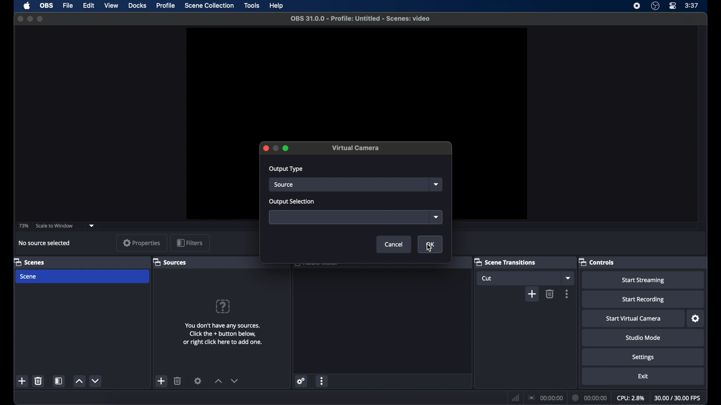  What do you see at coordinates (429, 248) in the screenshot?
I see `cursor` at bounding box center [429, 248].